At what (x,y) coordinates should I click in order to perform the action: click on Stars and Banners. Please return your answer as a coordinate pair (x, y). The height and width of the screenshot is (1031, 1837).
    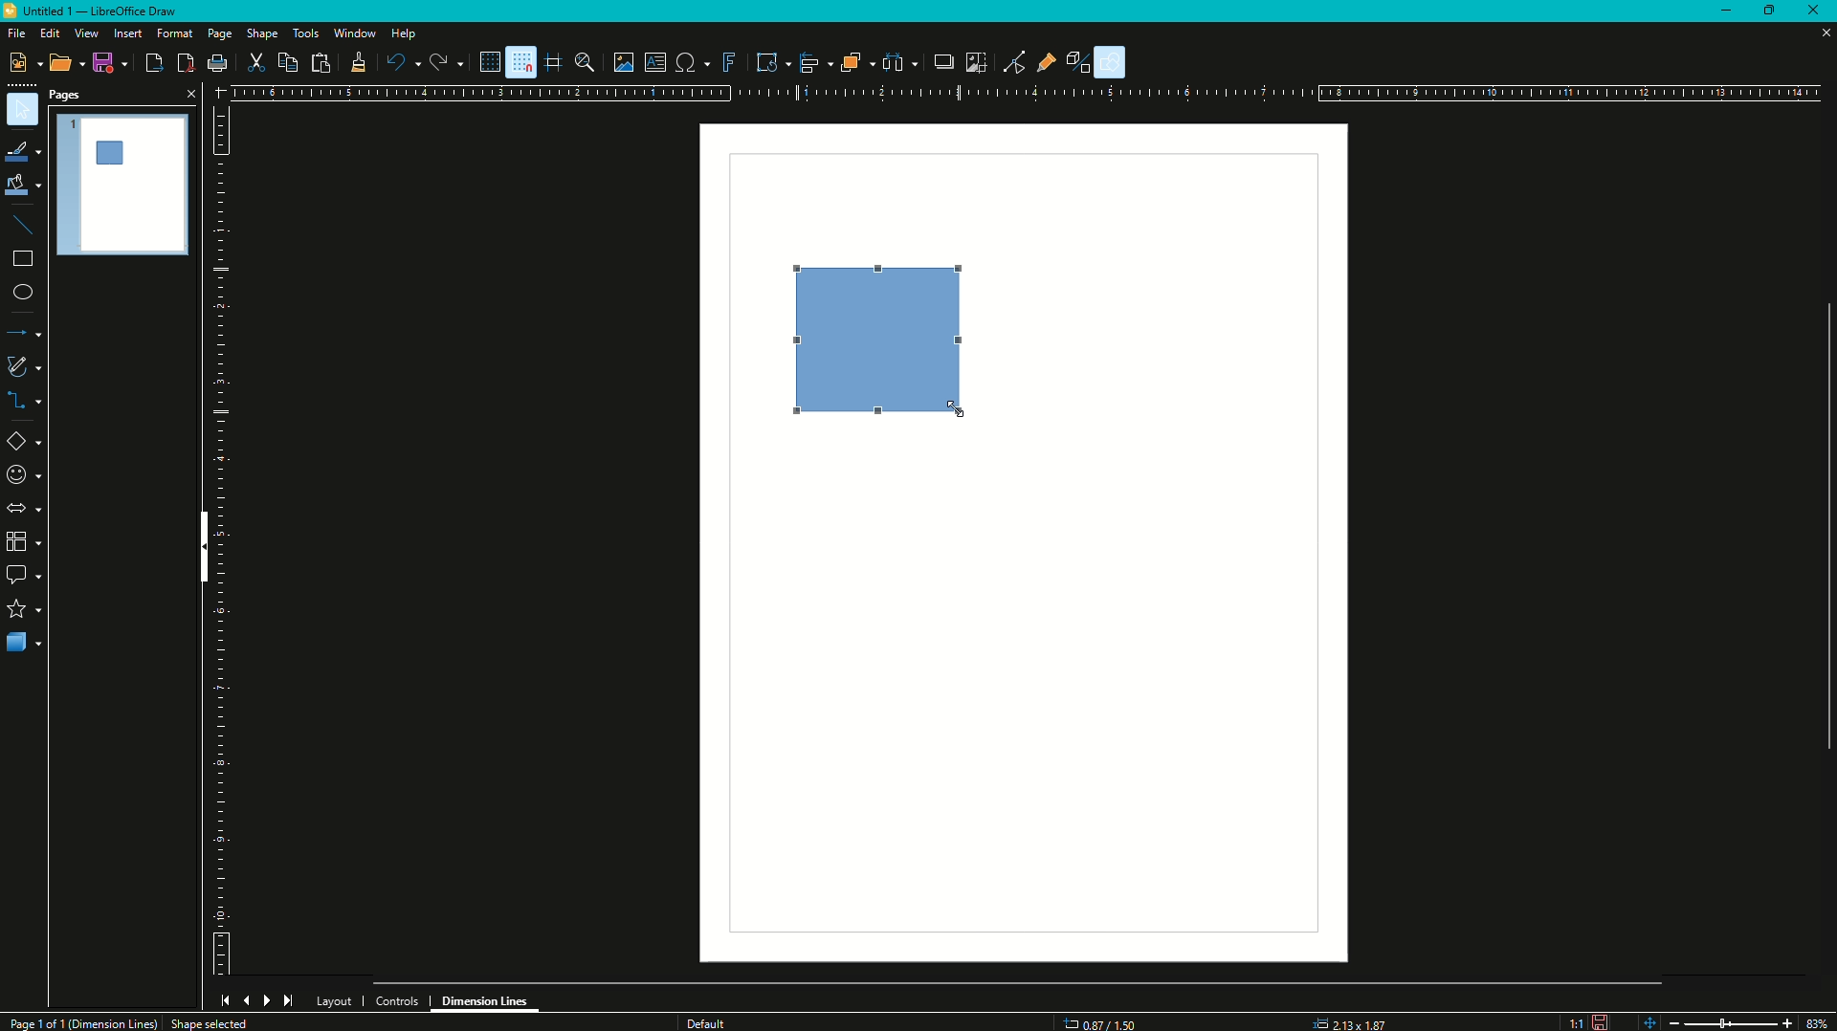
    Looking at the image, I should click on (24, 610).